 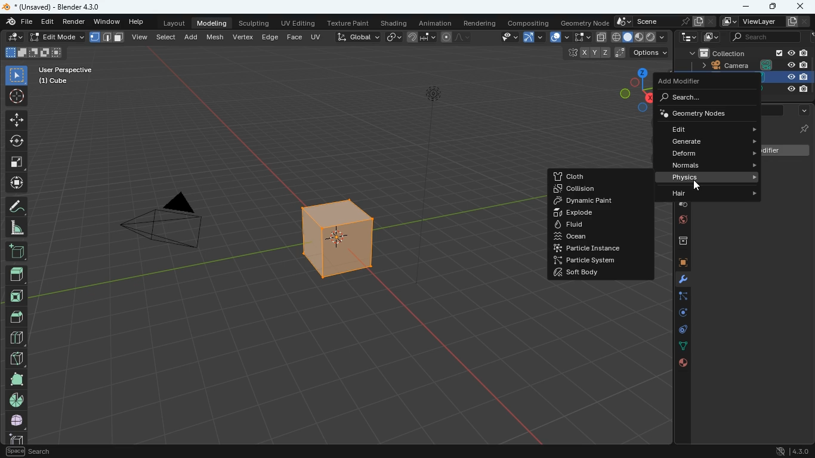 I want to click on cursor, so click(x=698, y=187).